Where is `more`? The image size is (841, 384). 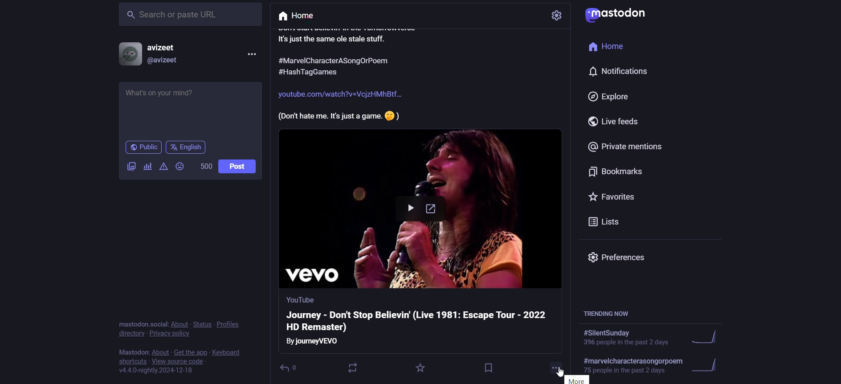
more is located at coordinates (571, 380).